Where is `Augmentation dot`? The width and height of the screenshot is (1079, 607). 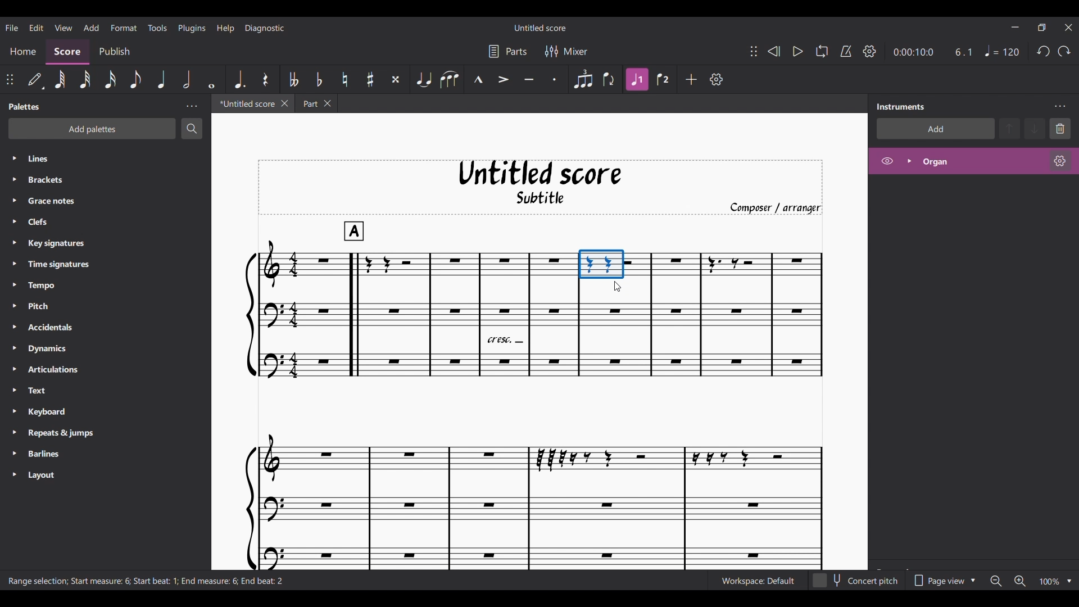
Augmentation dot is located at coordinates (239, 79).